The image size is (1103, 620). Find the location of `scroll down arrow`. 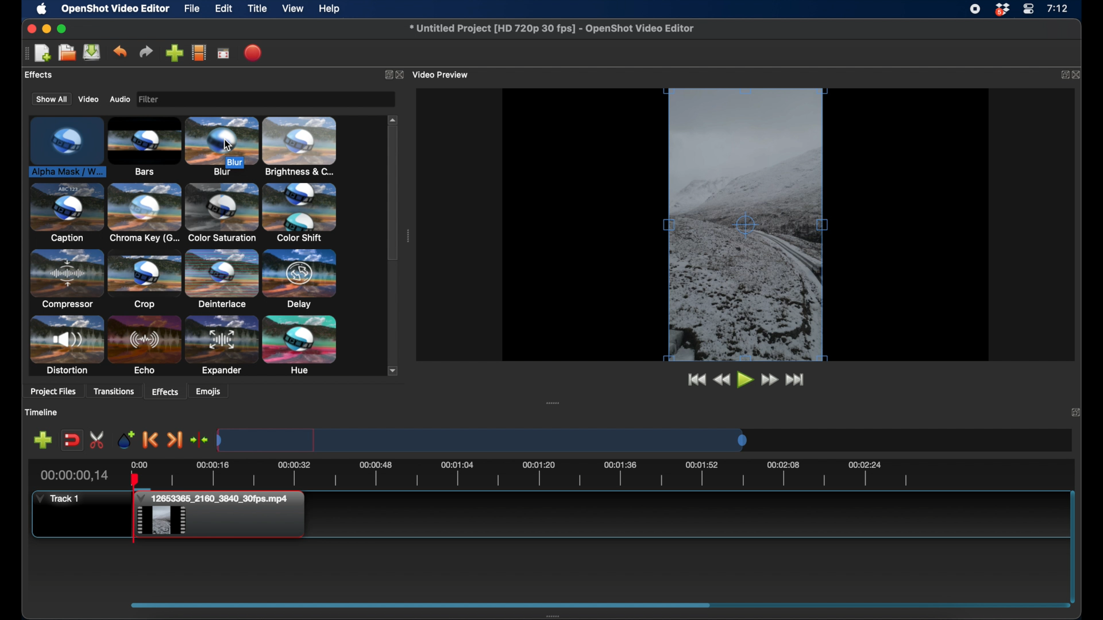

scroll down arrow is located at coordinates (394, 370).